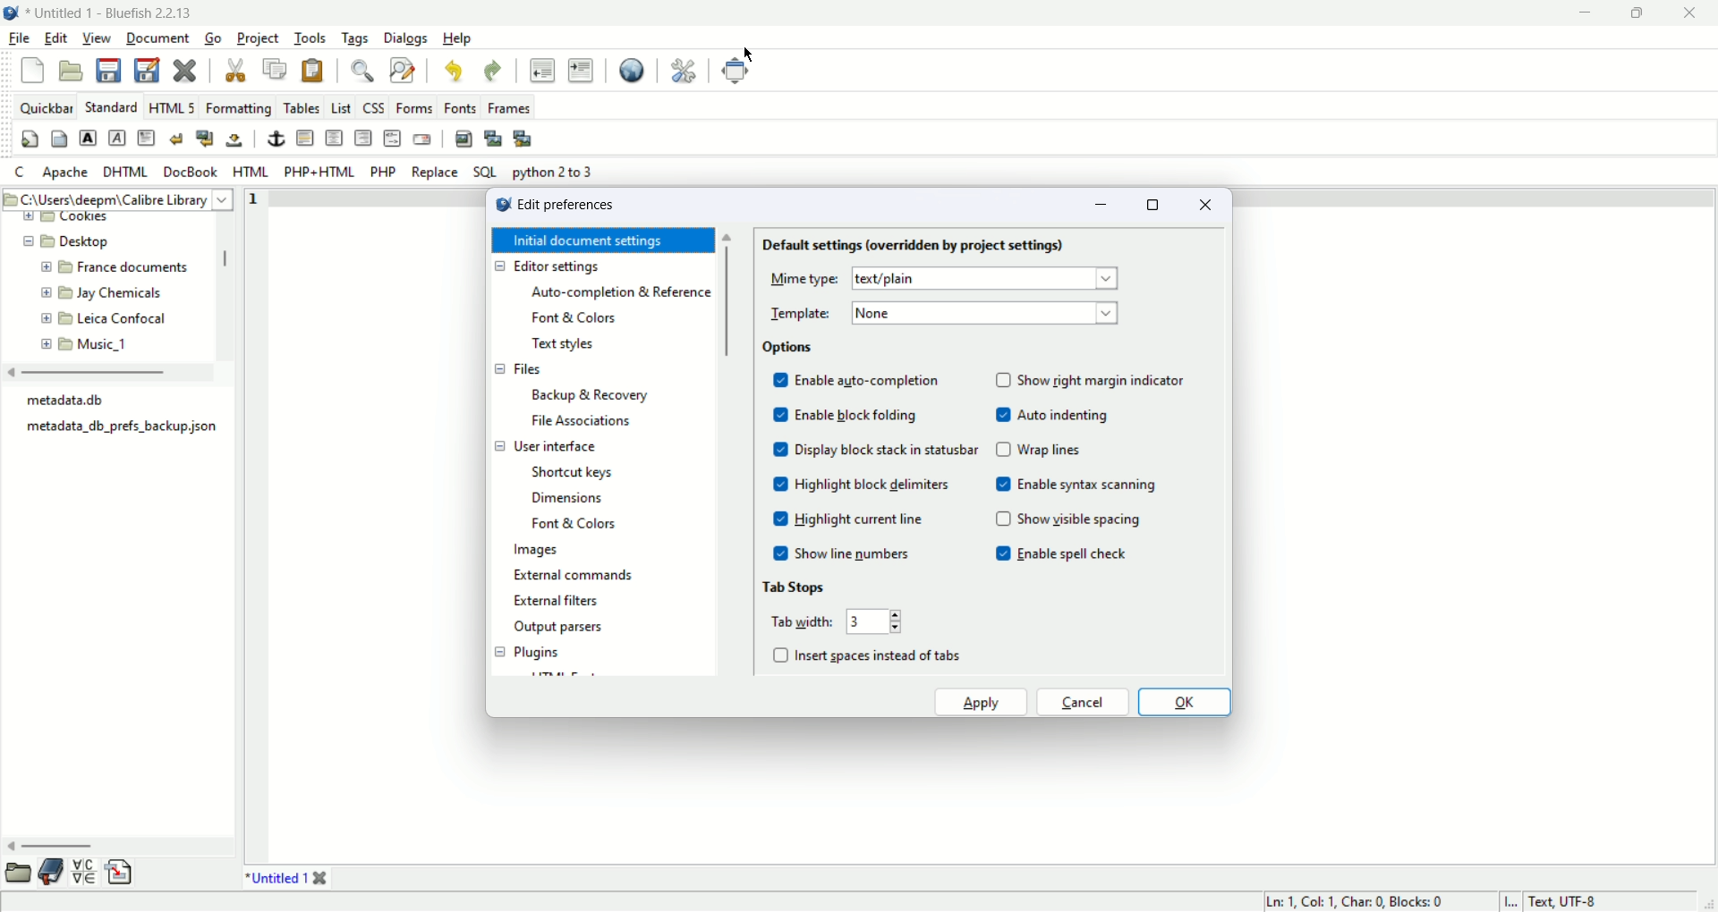  What do you see at coordinates (863, 412) in the screenshot?
I see `enable block folding` at bounding box center [863, 412].